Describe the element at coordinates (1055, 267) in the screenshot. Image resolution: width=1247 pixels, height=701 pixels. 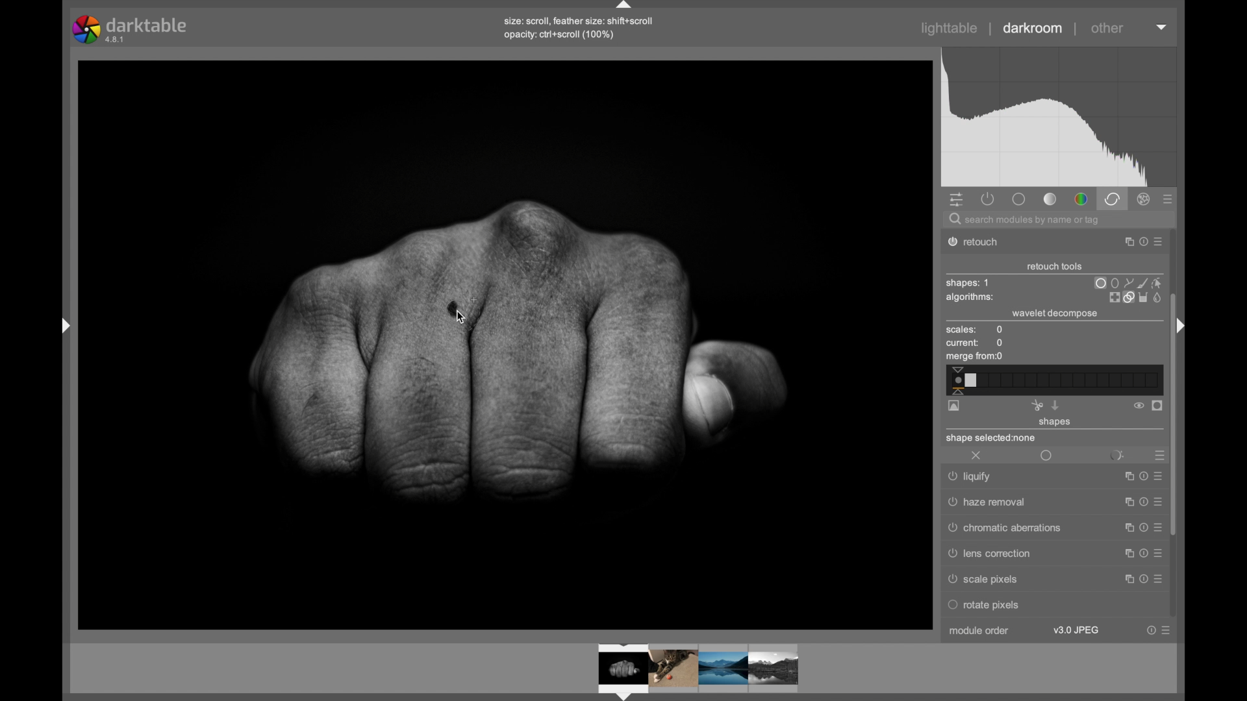
I see `retouch tools` at that location.